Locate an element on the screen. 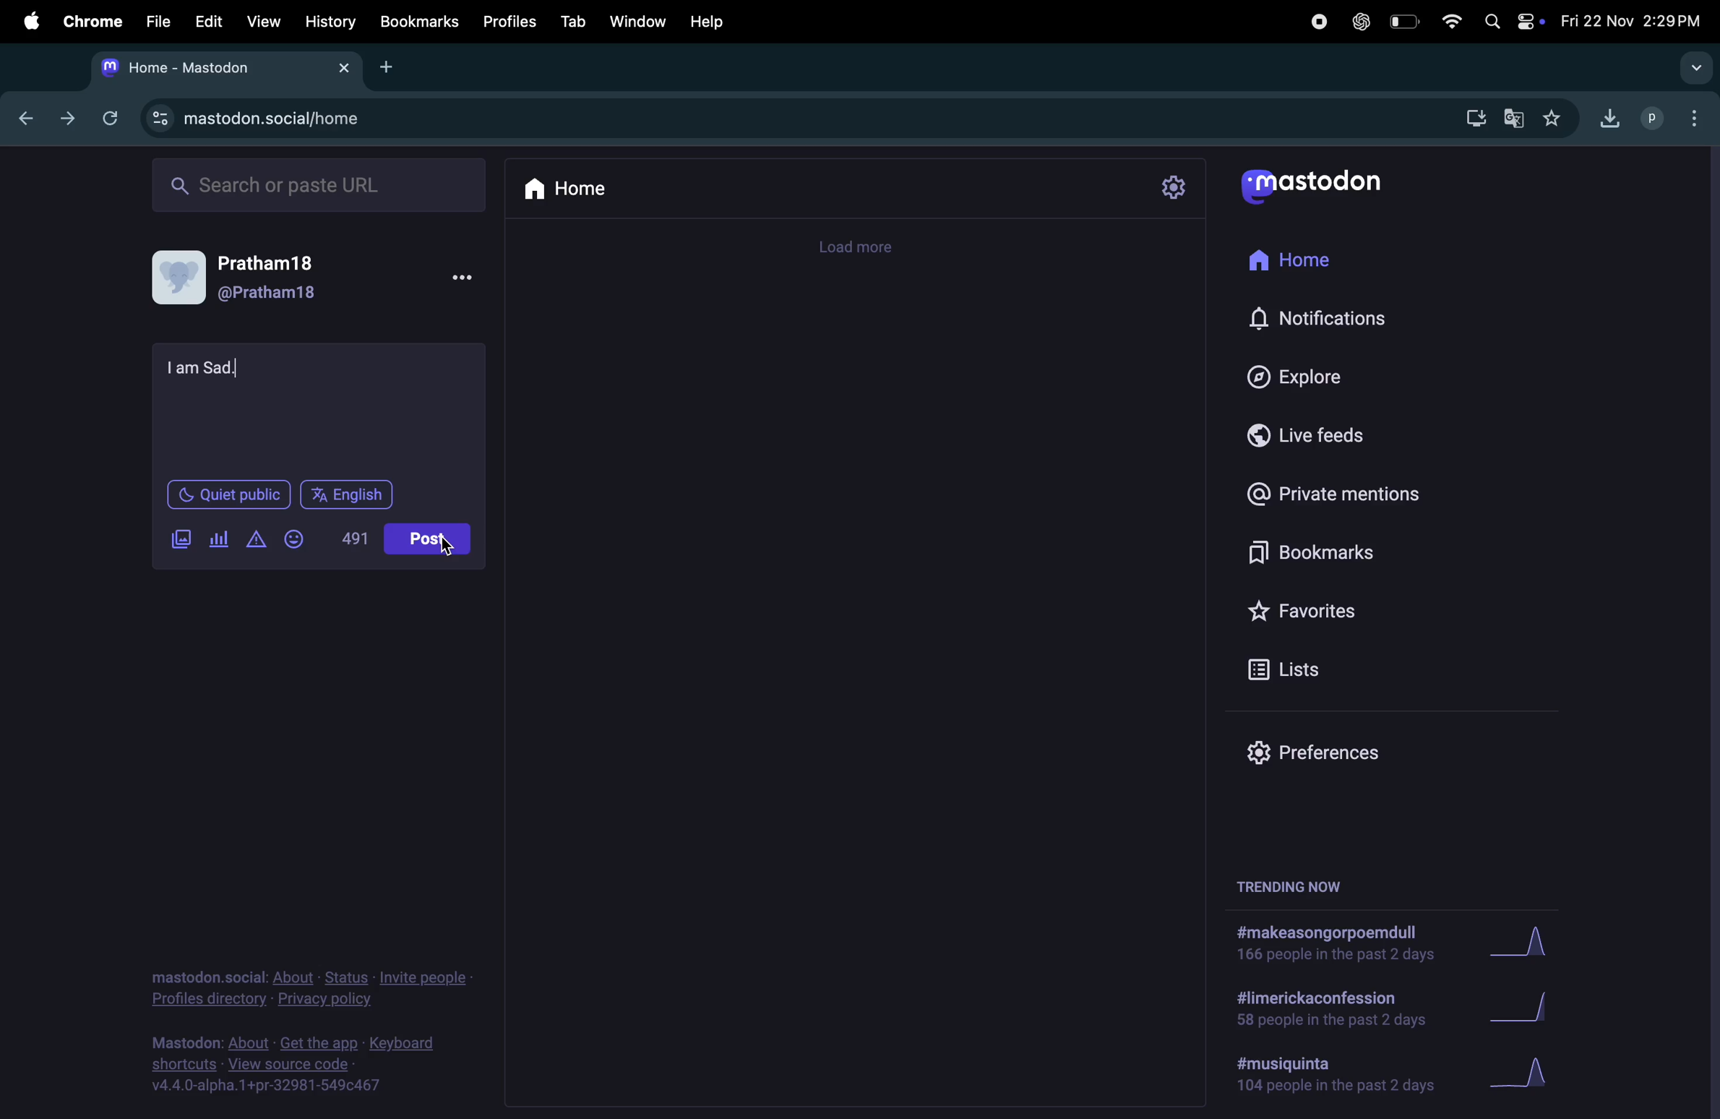 This screenshot has width=1720, height=1119. chatgpt is located at coordinates (1362, 22).